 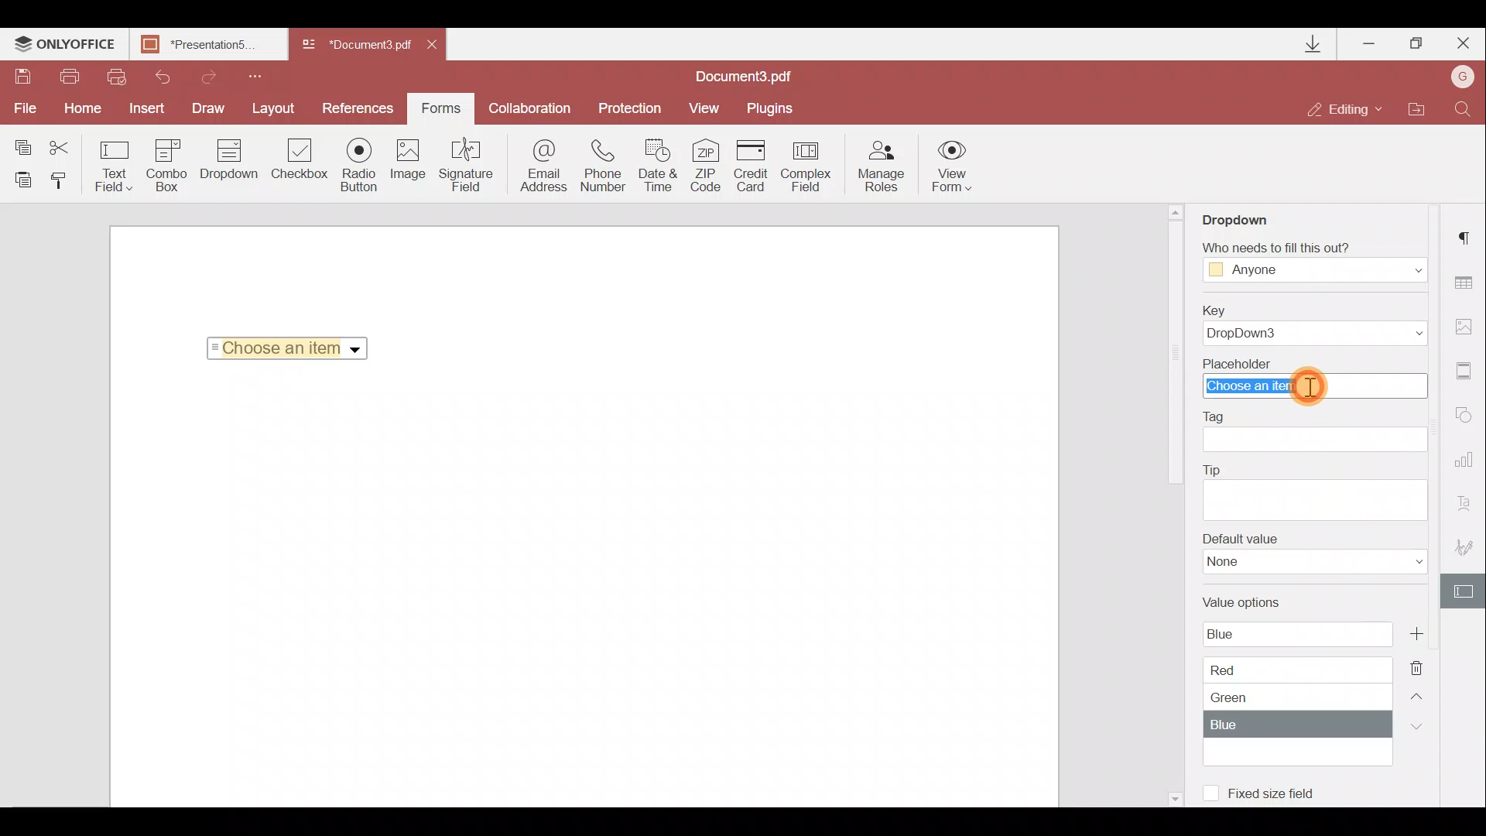 What do you see at coordinates (1241, 218) in the screenshot?
I see `Dropdown` at bounding box center [1241, 218].